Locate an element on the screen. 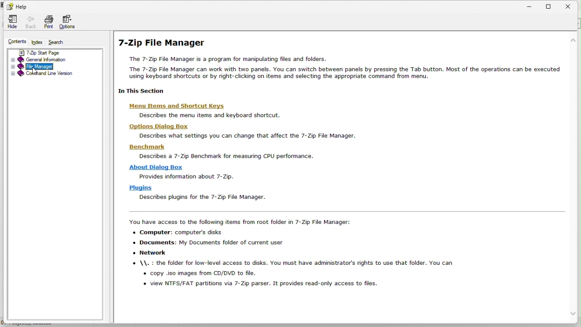 The height and width of the screenshot is (327, 581). index is located at coordinates (38, 43).